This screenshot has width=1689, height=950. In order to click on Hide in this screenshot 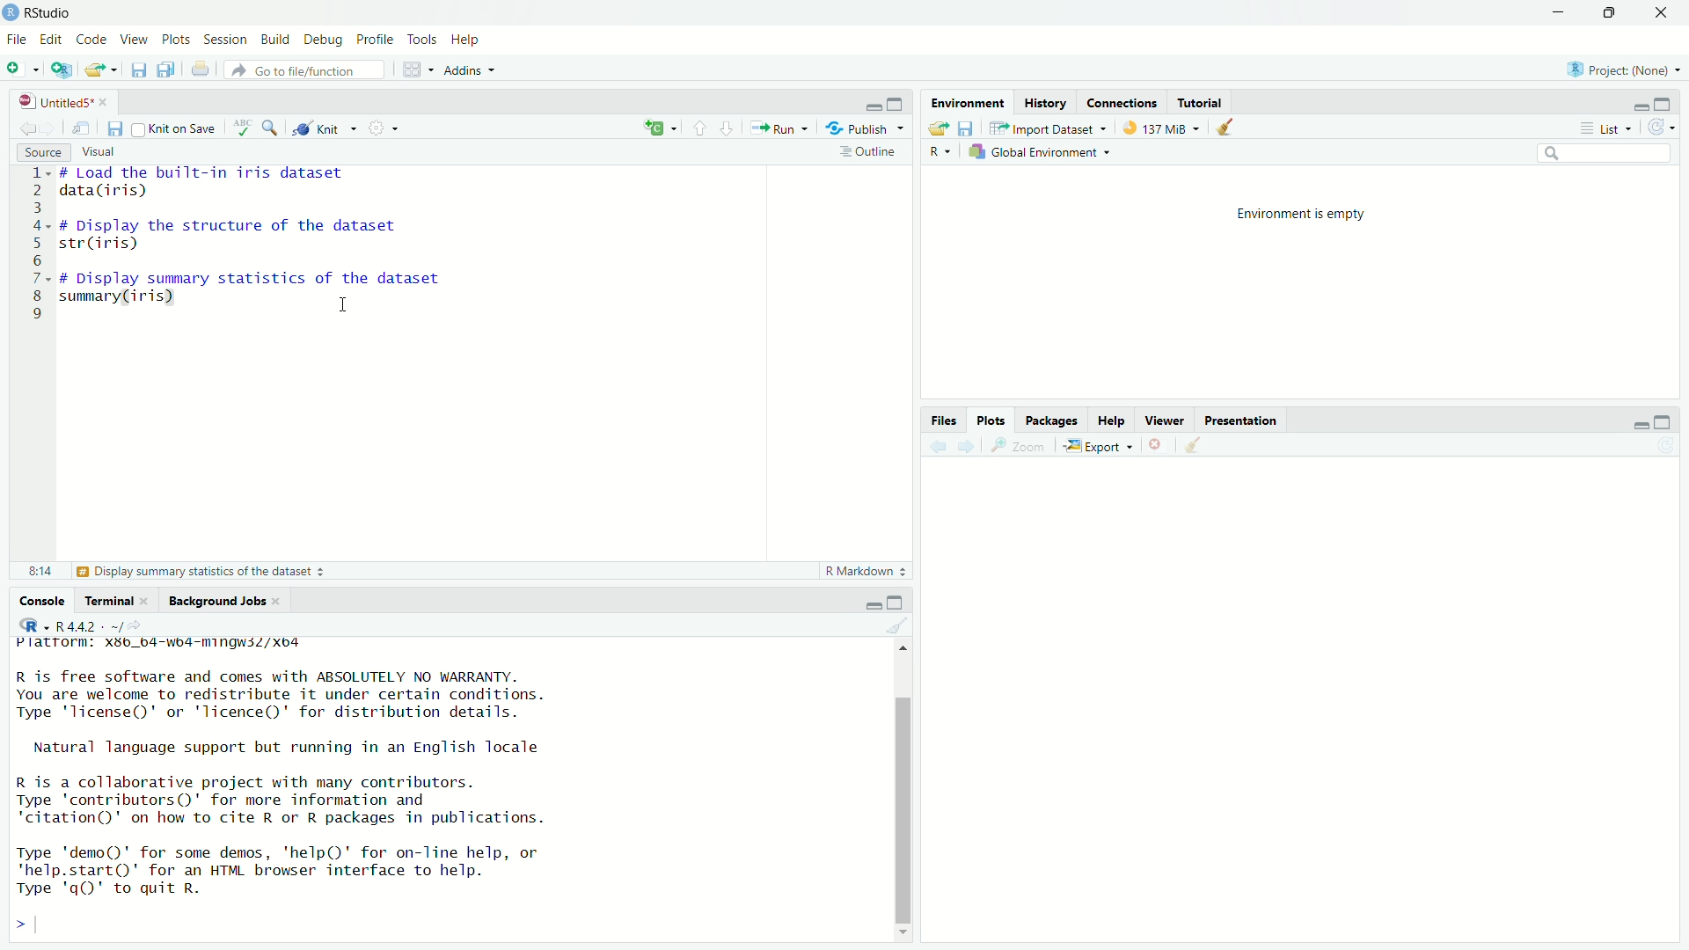, I will do `click(1637, 105)`.